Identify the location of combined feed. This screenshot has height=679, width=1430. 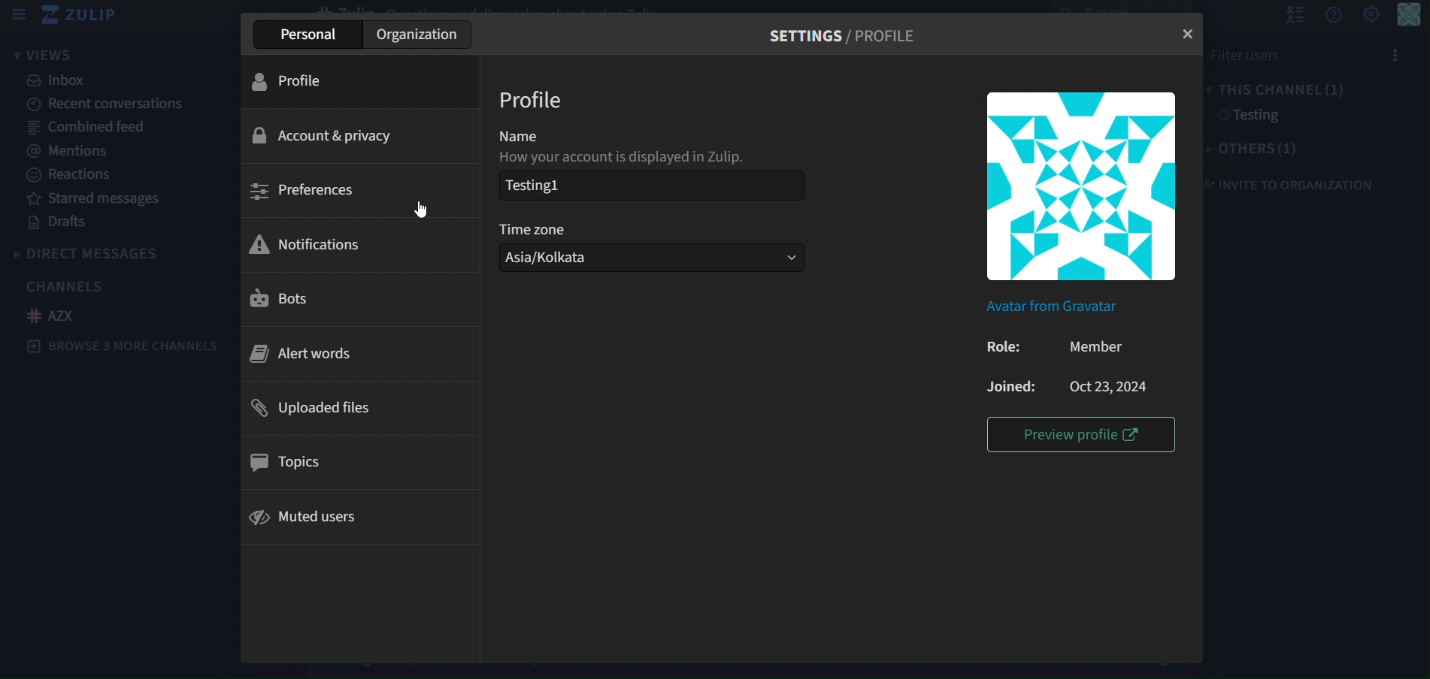
(89, 125).